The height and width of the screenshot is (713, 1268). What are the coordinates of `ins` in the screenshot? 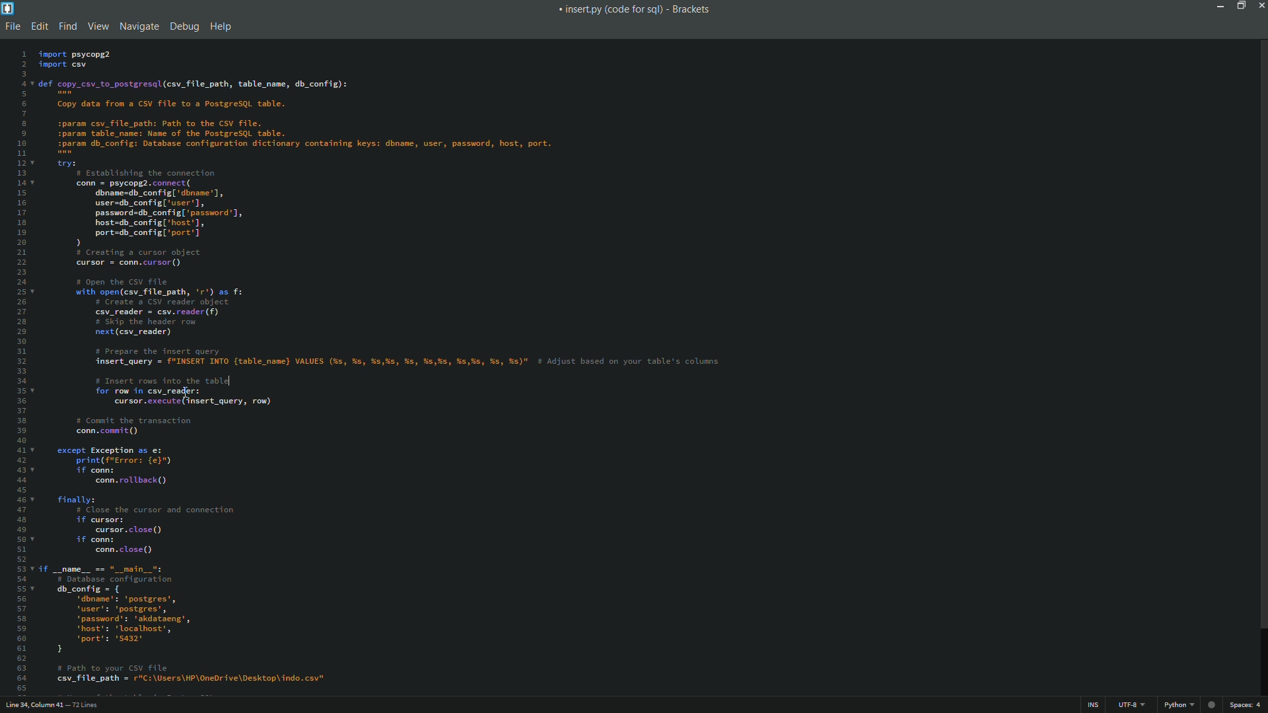 It's located at (1094, 706).